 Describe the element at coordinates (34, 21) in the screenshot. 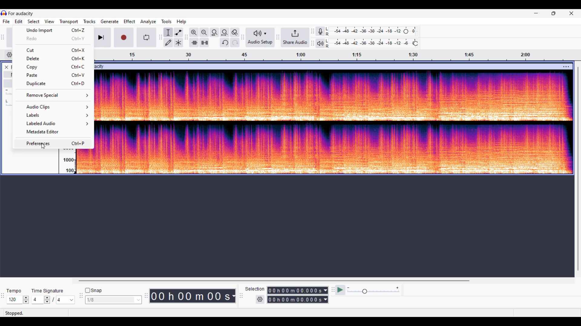

I see `Select menu` at that location.